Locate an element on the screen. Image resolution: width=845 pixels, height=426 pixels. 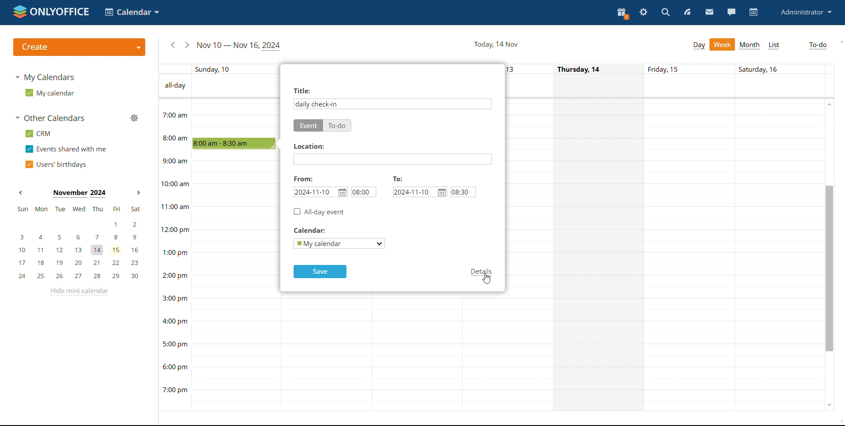
current week is located at coordinates (239, 45).